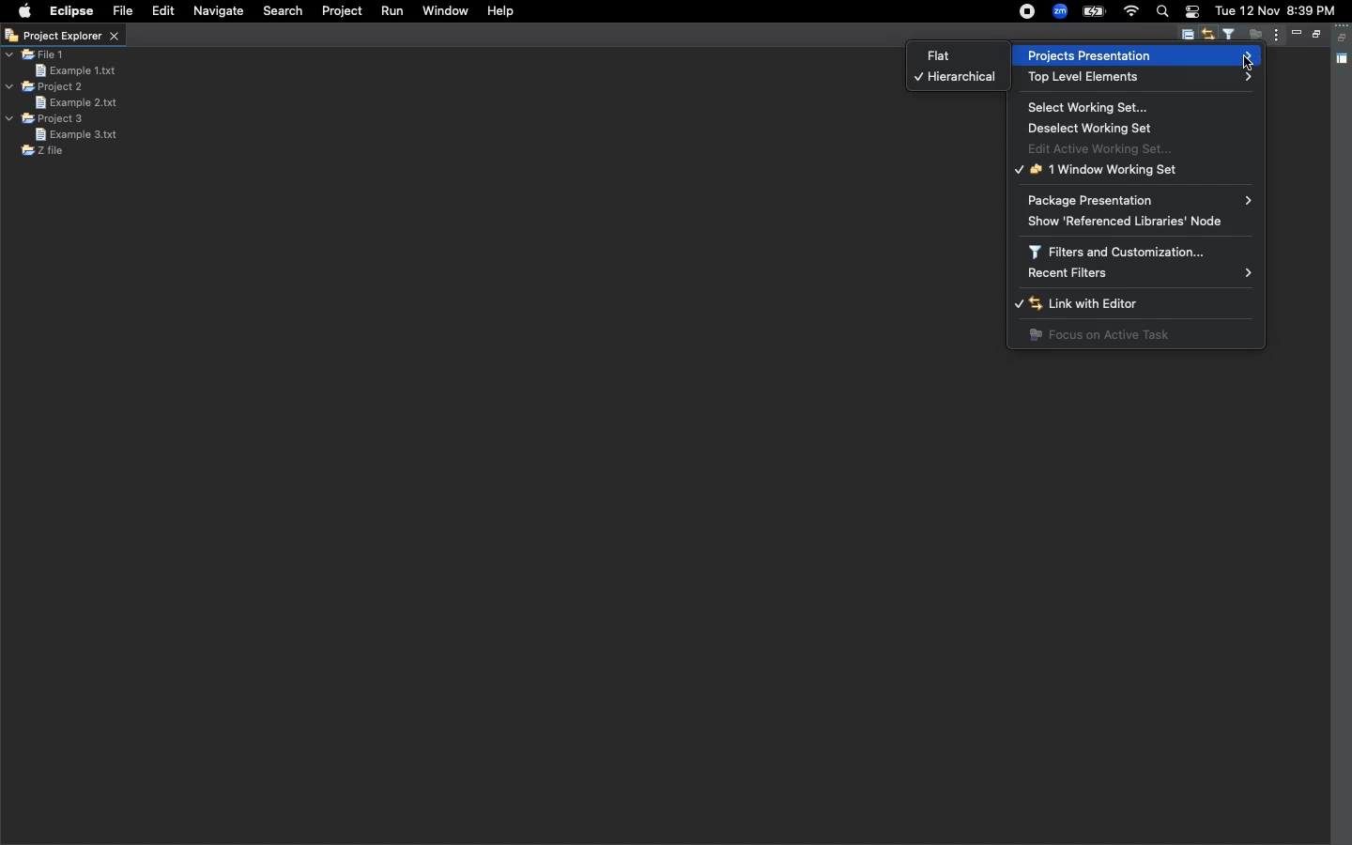 This screenshot has height=845, width=1352. I want to click on cursor , so click(1250, 63).